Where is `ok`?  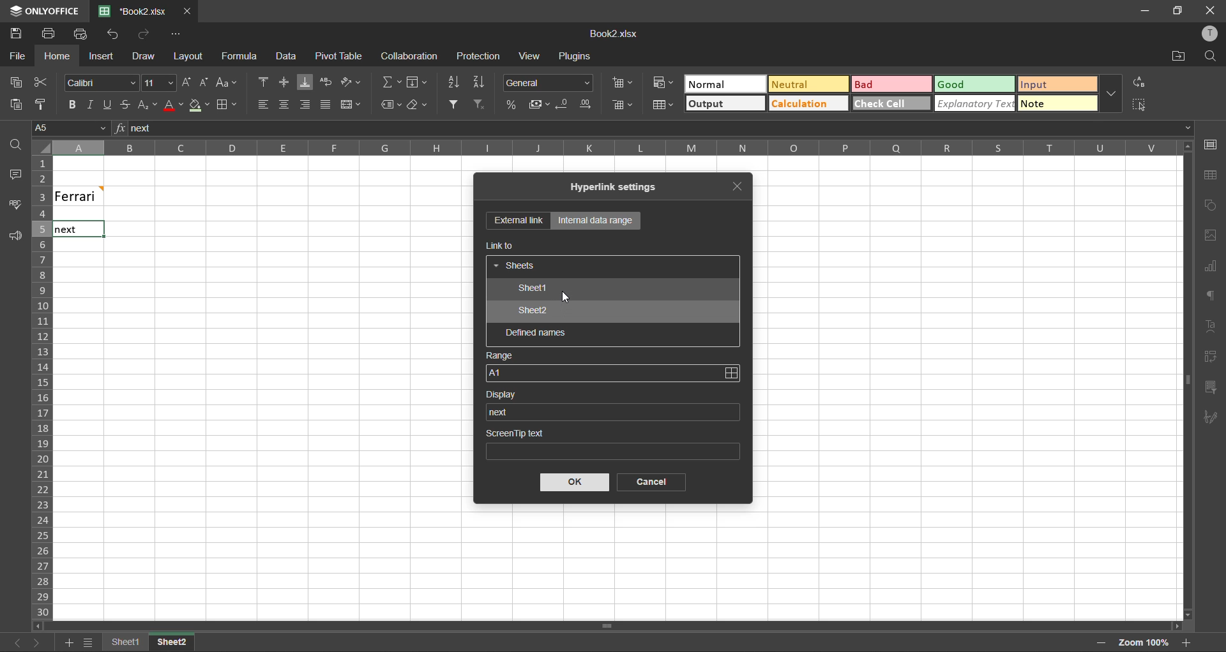 ok is located at coordinates (575, 482).